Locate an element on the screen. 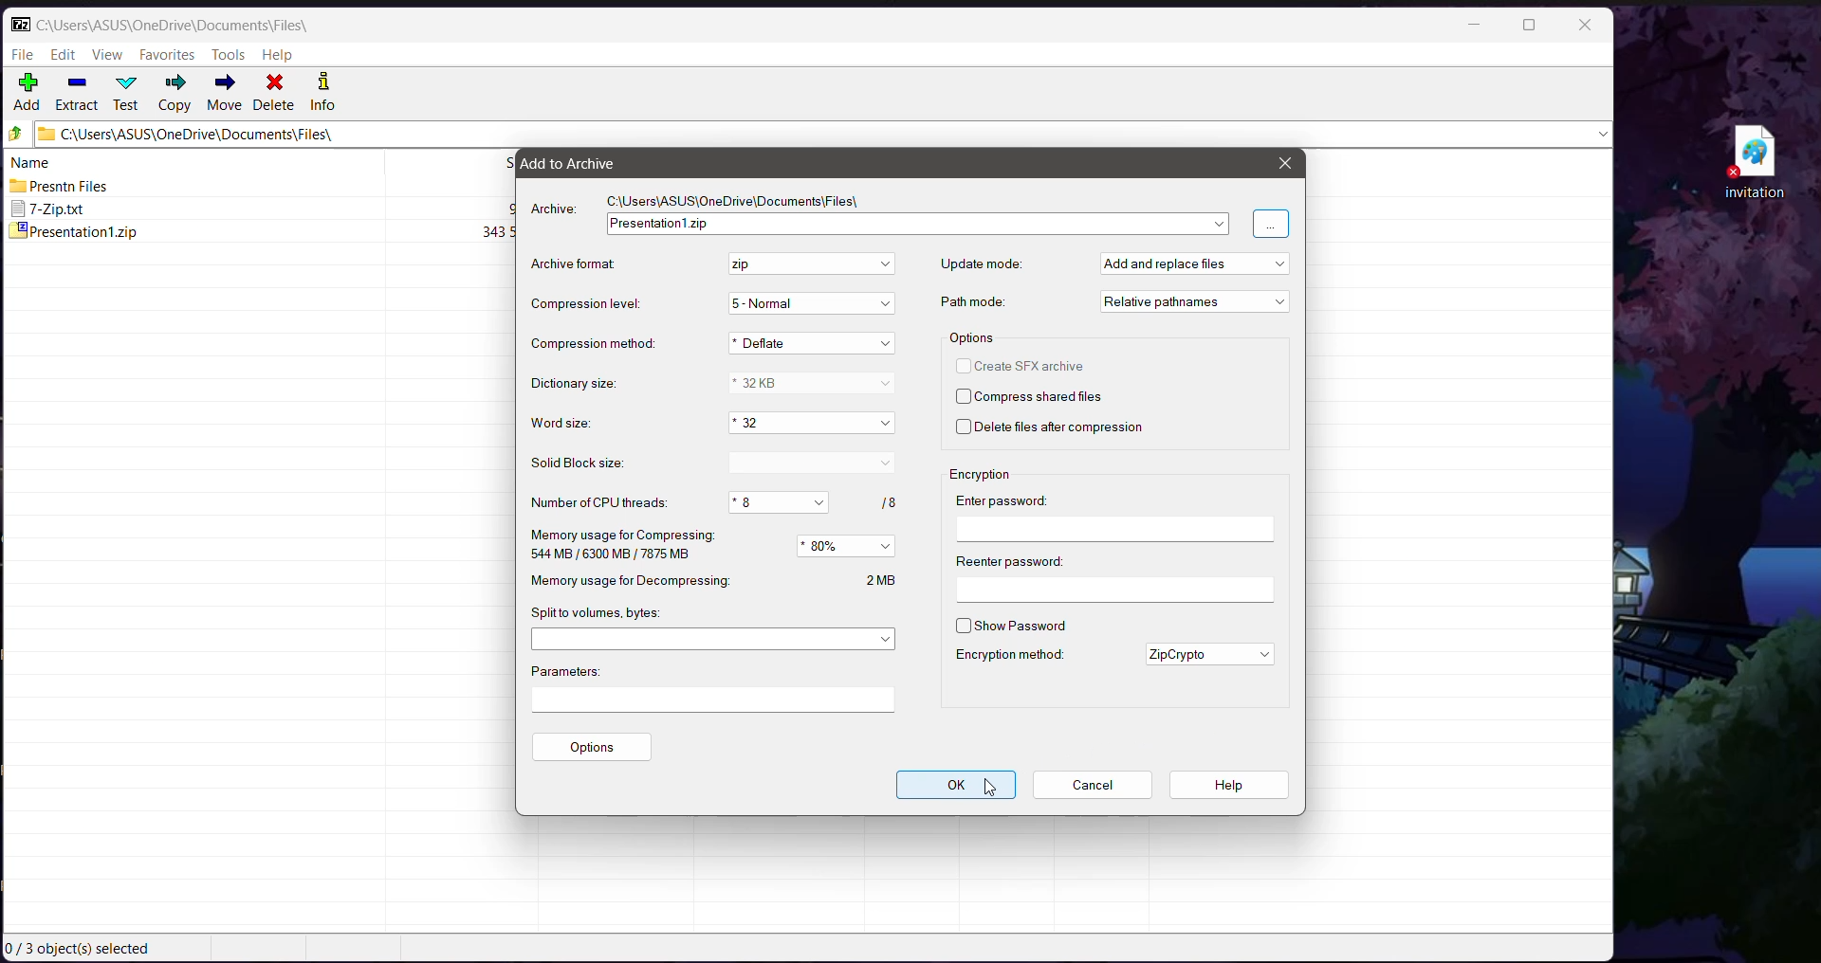 The image size is (1821, 963). Encryption is located at coordinates (988, 473).